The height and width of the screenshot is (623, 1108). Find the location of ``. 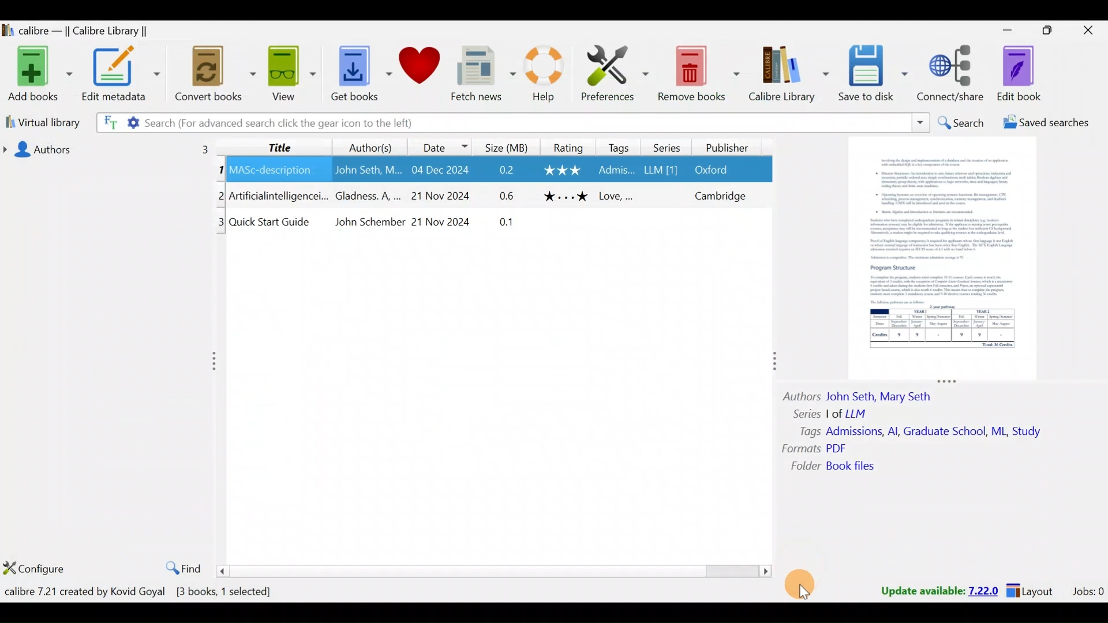

 is located at coordinates (563, 171).